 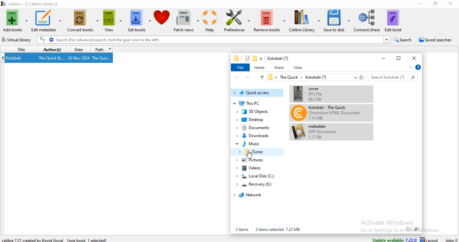 I want to click on customise quick access toolbar, so click(x=261, y=58).